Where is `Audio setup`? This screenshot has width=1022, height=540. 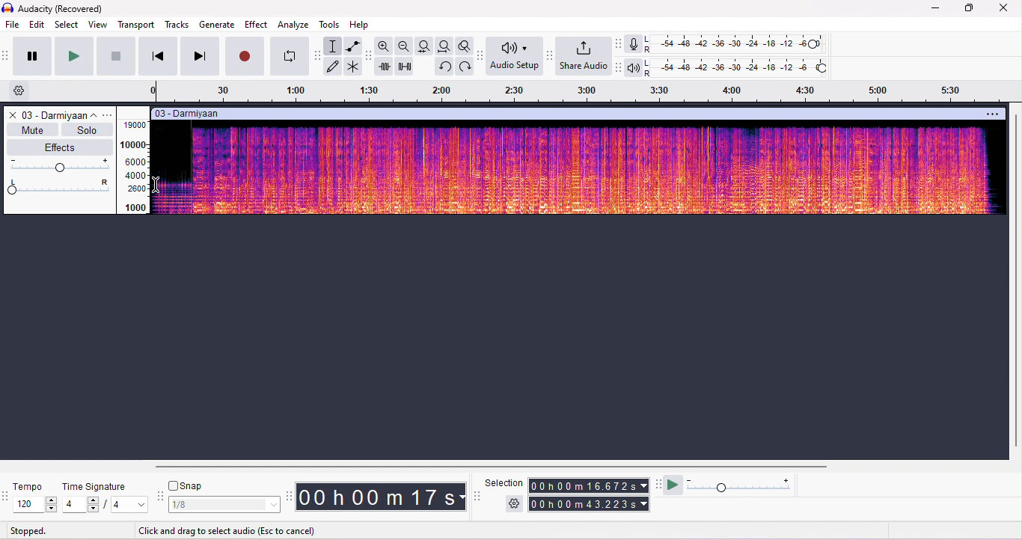
Audio setup is located at coordinates (514, 56).